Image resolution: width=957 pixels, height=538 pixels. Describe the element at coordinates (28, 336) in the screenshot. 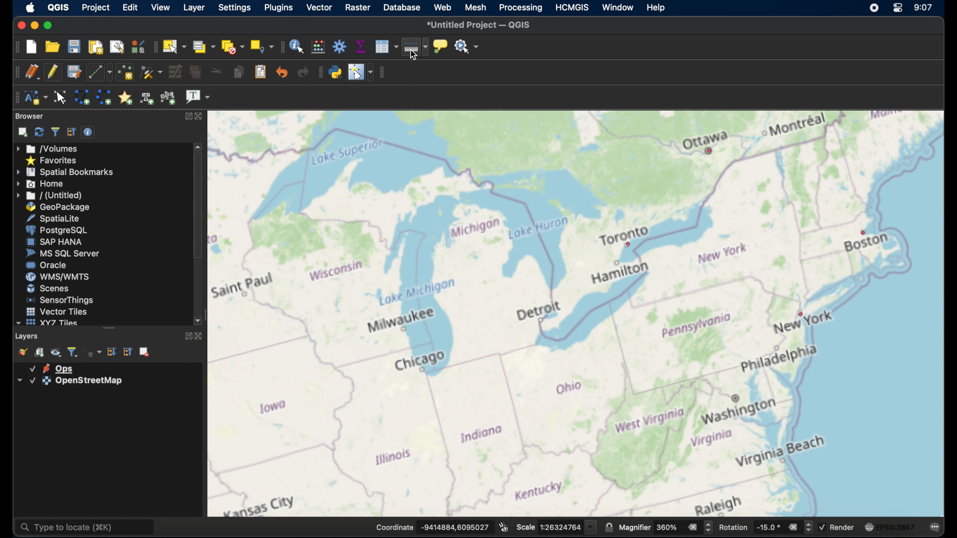

I see `layers` at that location.